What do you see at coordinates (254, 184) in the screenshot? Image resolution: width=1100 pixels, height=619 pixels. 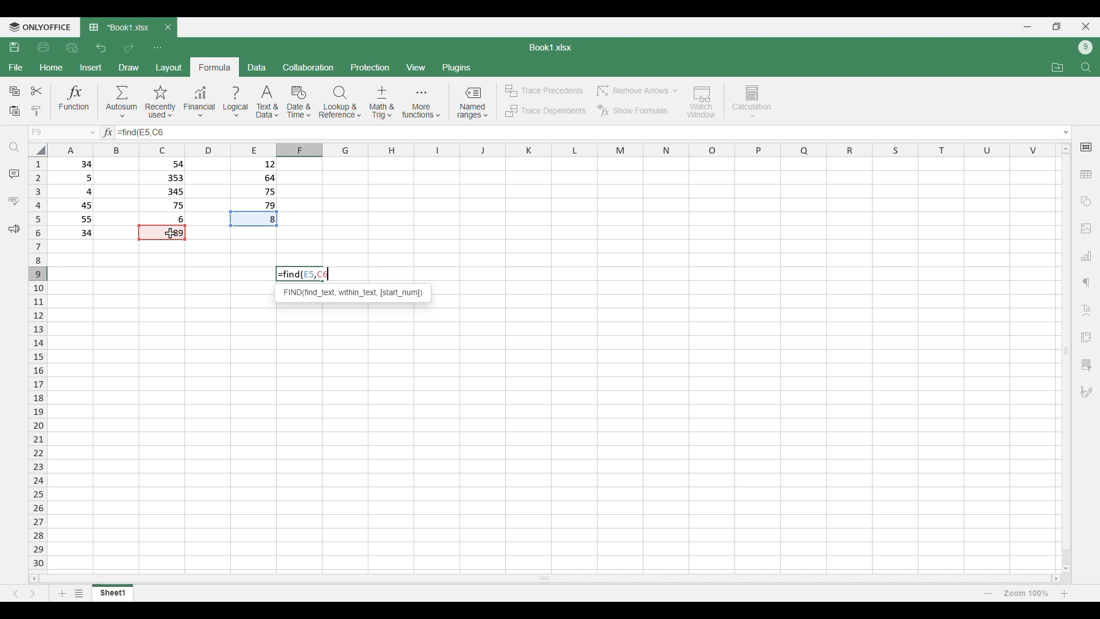 I see `Filled cells` at bounding box center [254, 184].